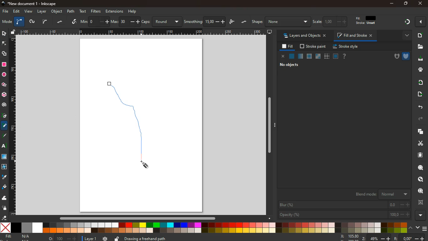  Describe the element at coordinates (344, 56) in the screenshot. I see `help` at that location.